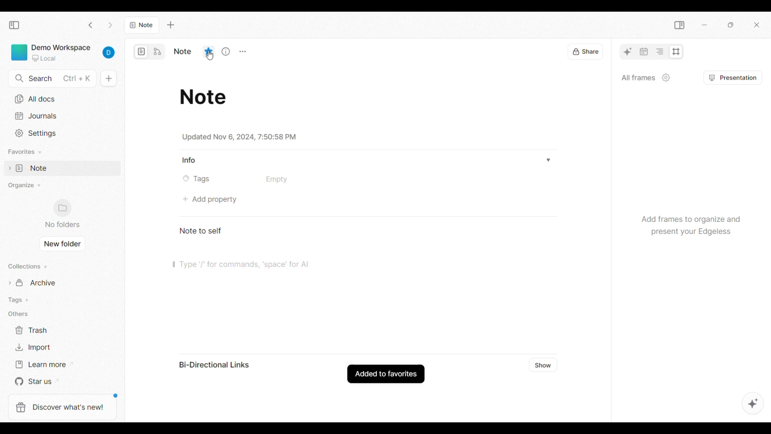 This screenshot has width=771, height=434. What do you see at coordinates (731, 25) in the screenshot?
I see `Show interface in smaller tab` at bounding box center [731, 25].